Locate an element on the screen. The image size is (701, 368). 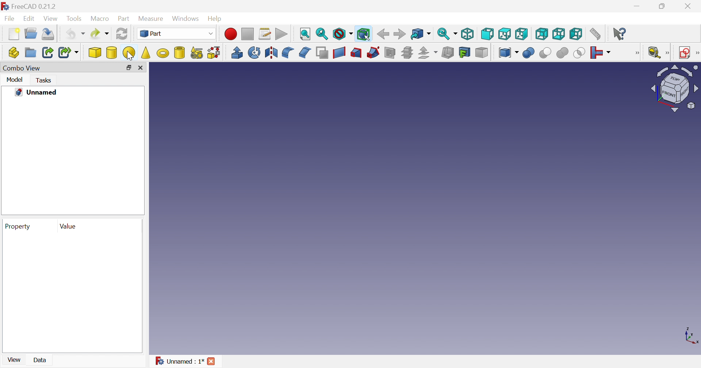
Sync view is located at coordinates (420, 34).